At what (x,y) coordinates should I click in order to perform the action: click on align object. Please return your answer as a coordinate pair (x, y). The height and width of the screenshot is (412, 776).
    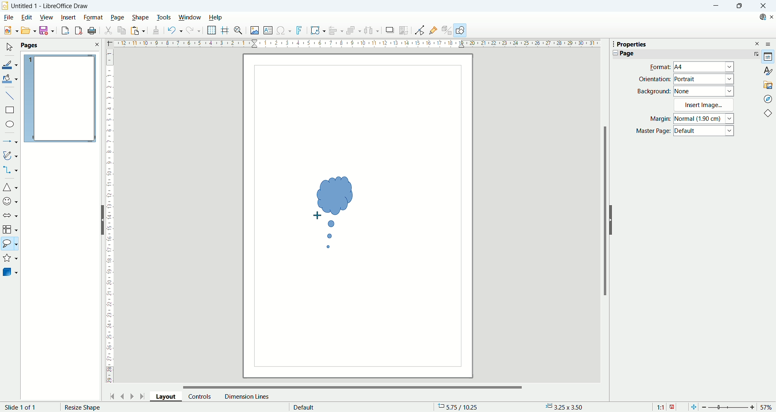
    Looking at the image, I should click on (338, 31).